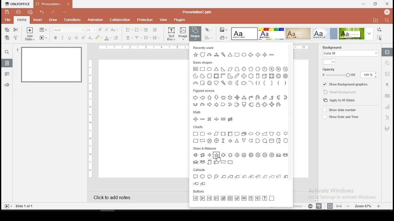  I want to click on support and feedback, so click(7, 85).